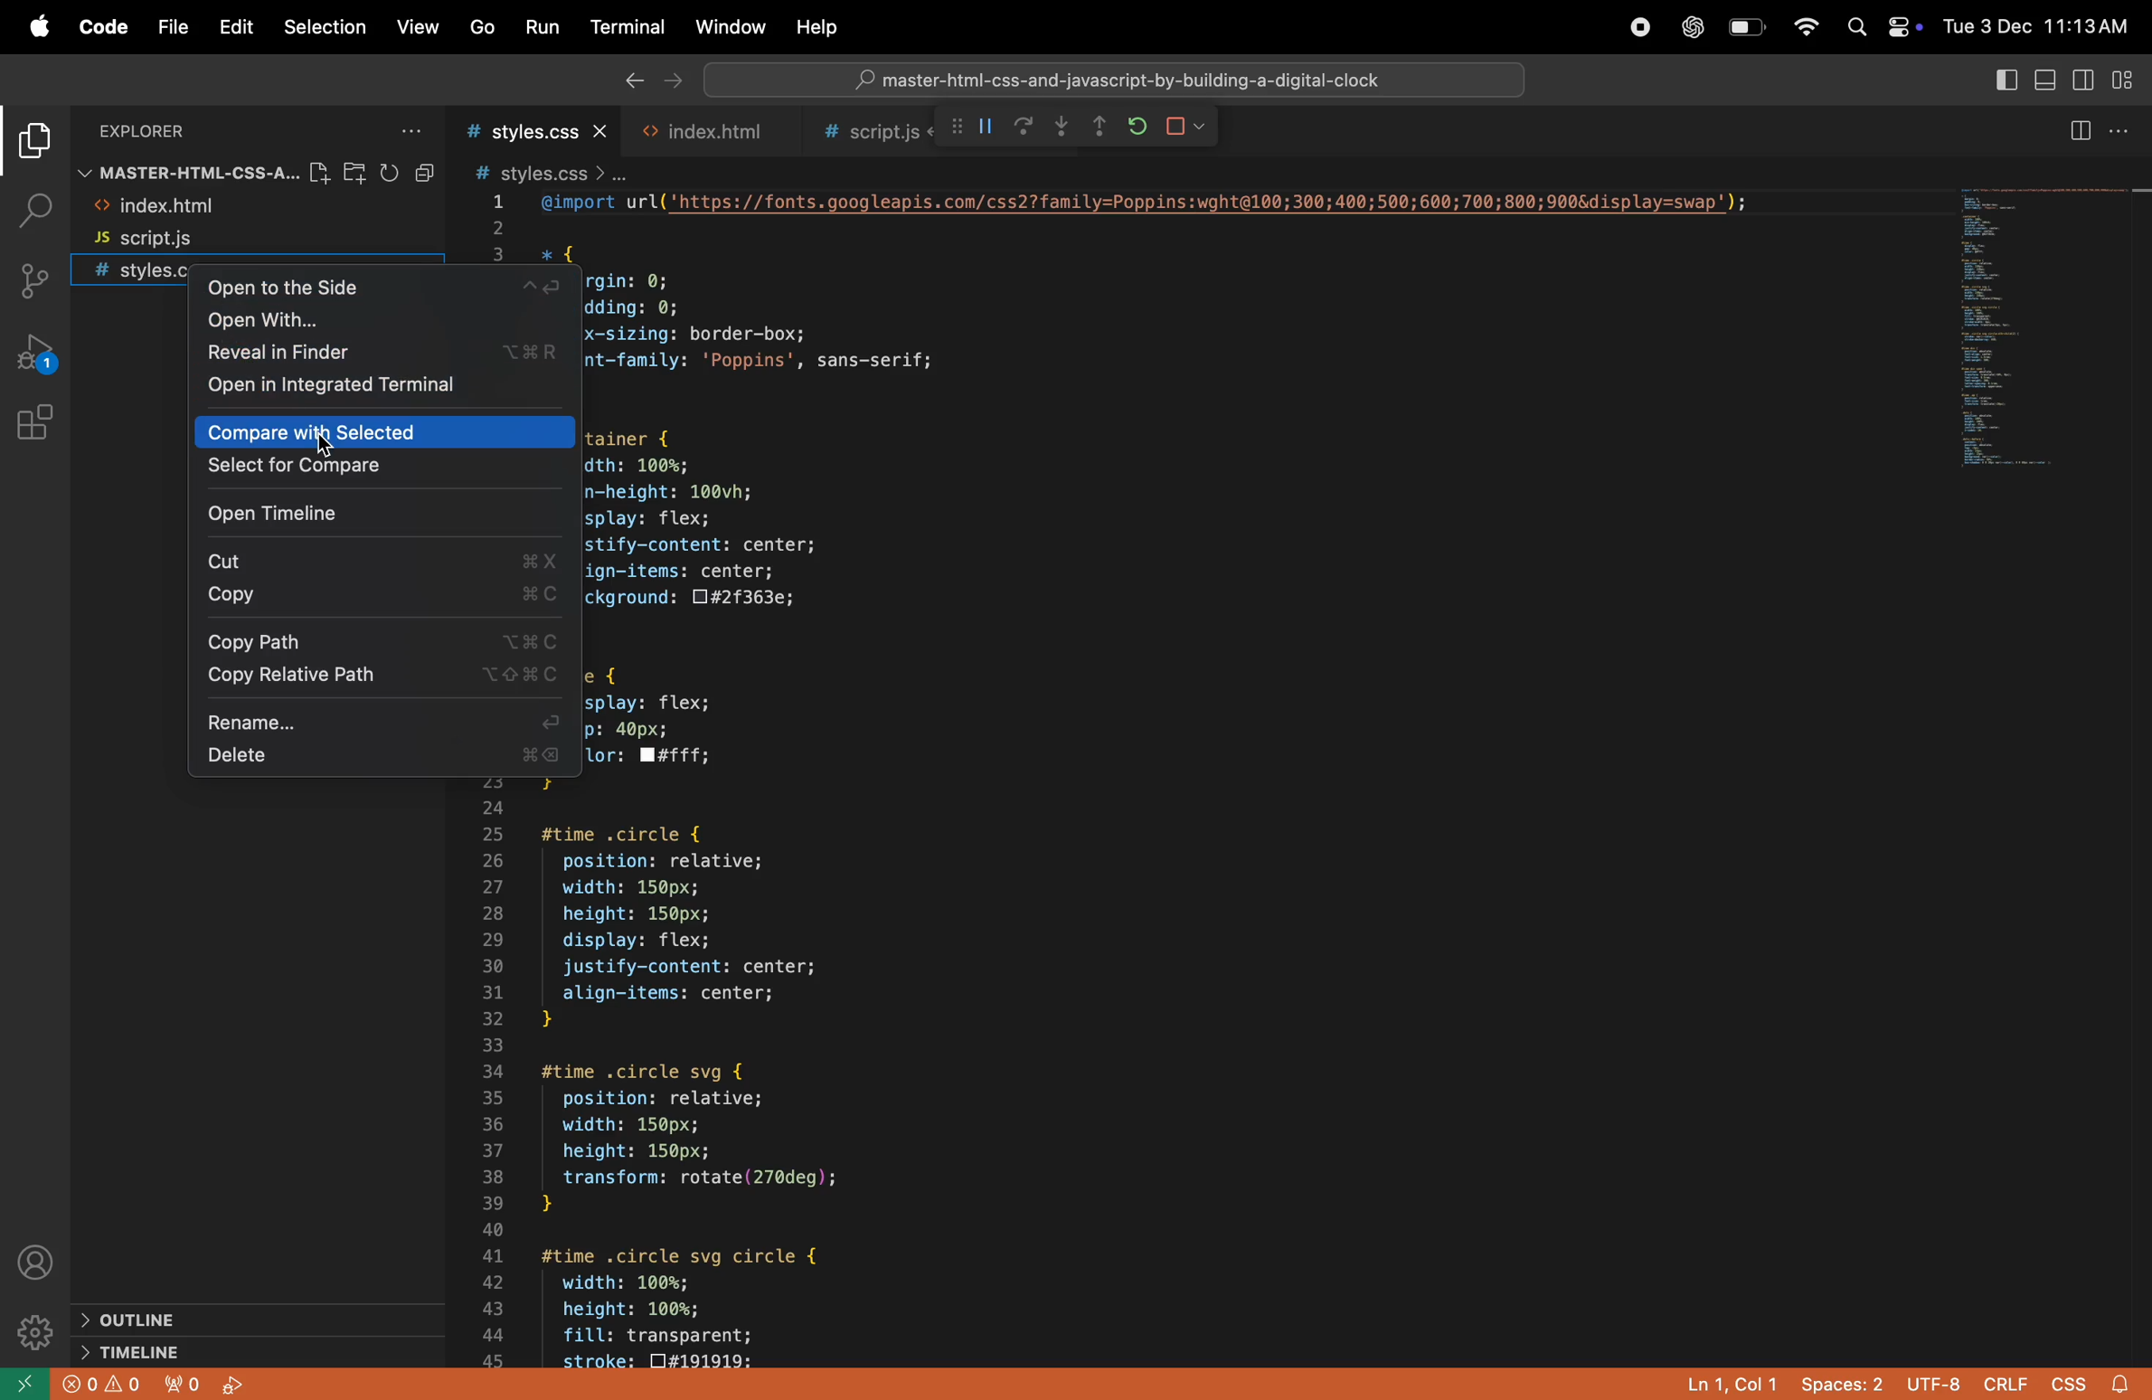 This screenshot has width=2152, height=1400. I want to click on html file, so click(703, 133).